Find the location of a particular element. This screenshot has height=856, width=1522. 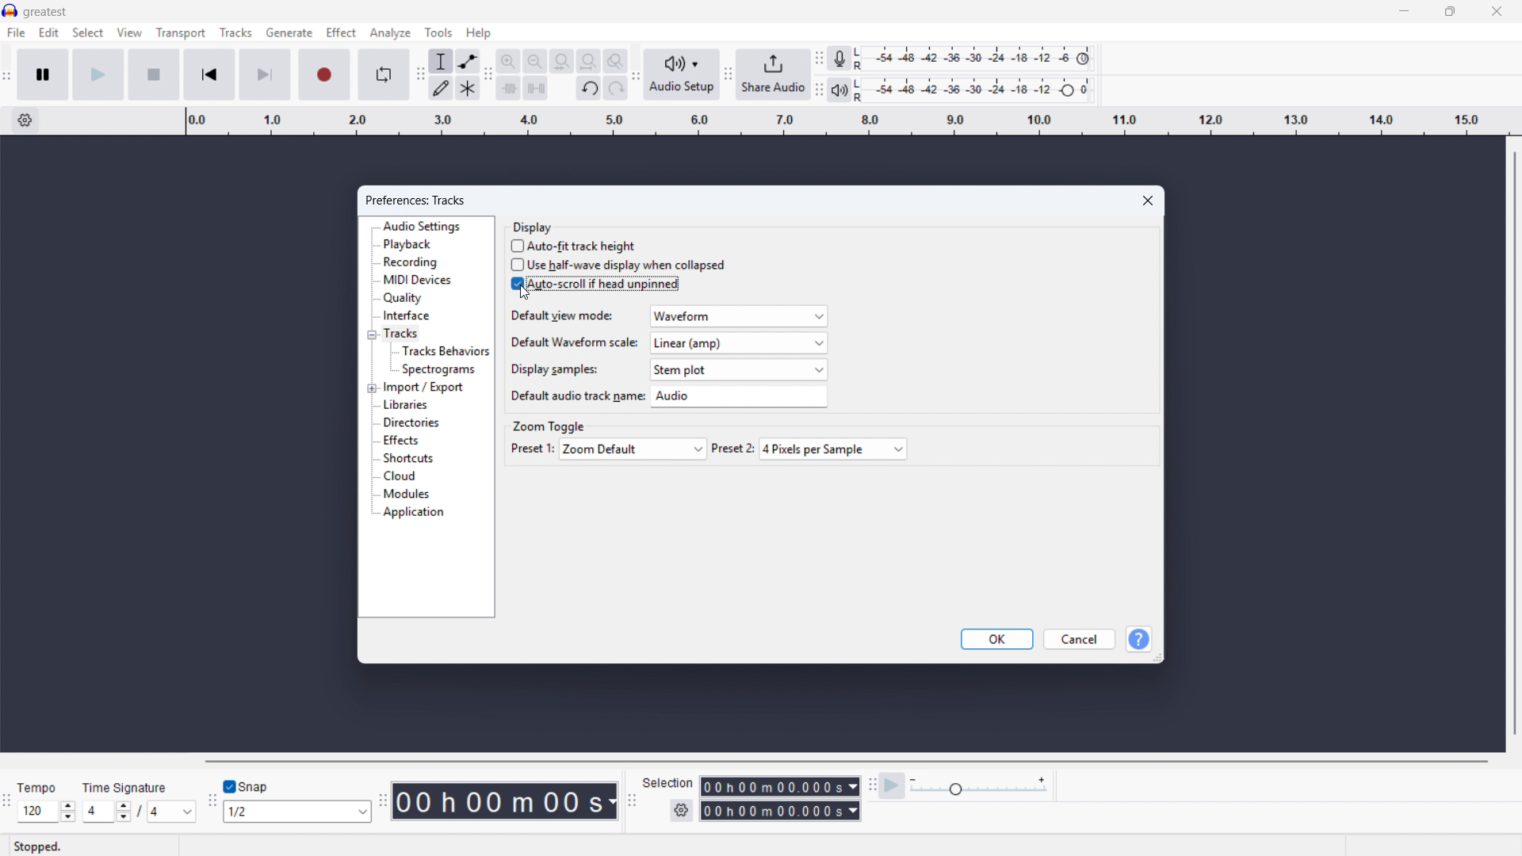

Audio setup toolbar  is located at coordinates (637, 75).